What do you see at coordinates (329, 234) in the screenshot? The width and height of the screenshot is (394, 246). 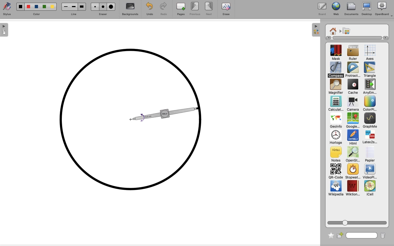 I see `Favorite` at bounding box center [329, 234].